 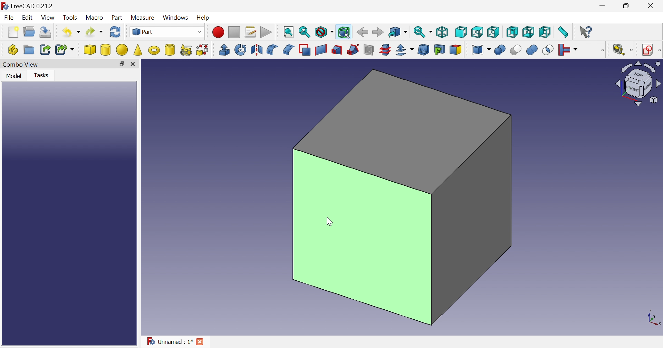 What do you see at coordinates (362, 32) in the screenshot?
I see `Back` at bounding box center [362, 32].